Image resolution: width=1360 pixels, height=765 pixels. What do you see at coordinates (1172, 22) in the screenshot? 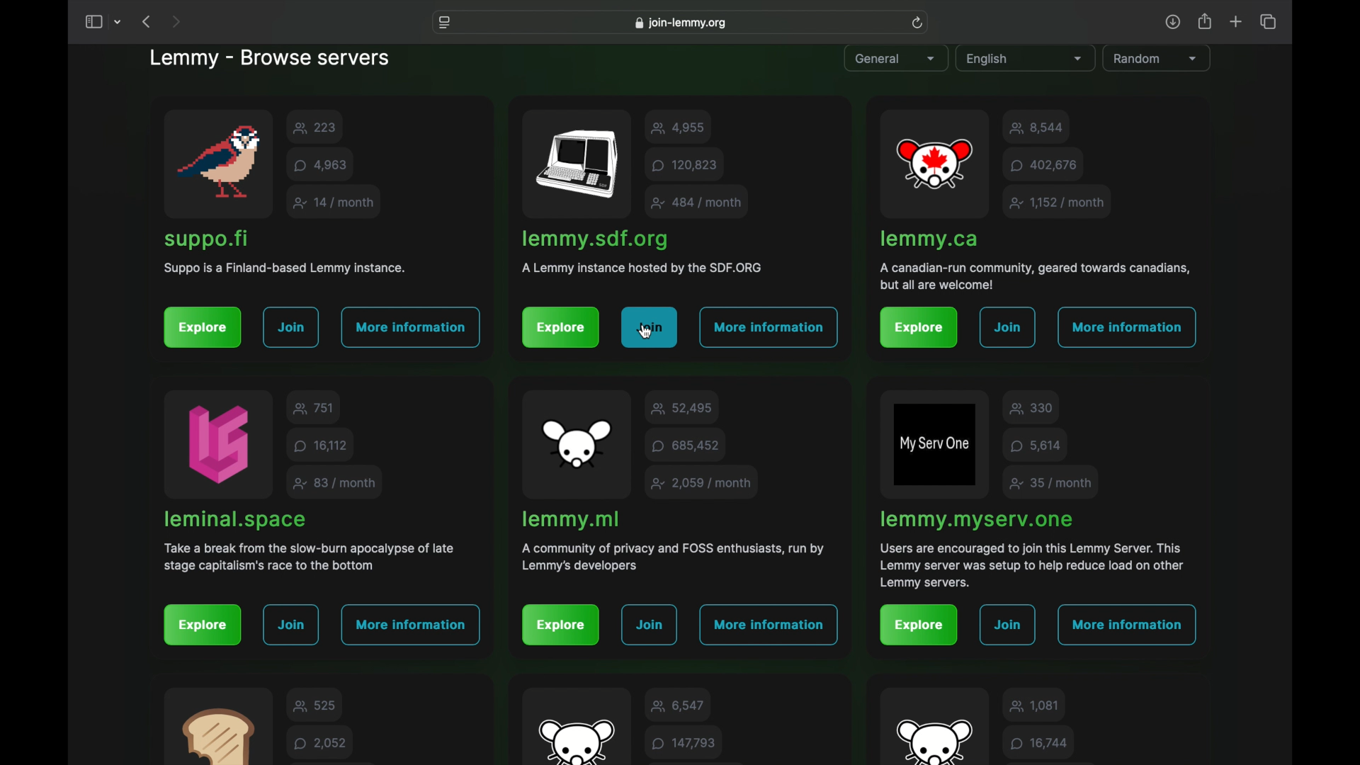
I see `share` at bounding box center [1172, 22].